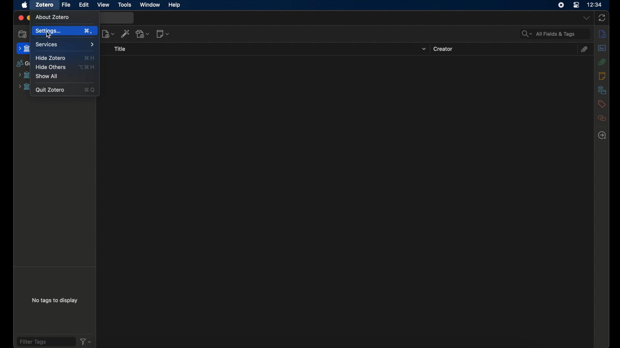  What do you see at coordinates (66, 5) in the screenshot?
I see `file` at bounding box center [66, 5].